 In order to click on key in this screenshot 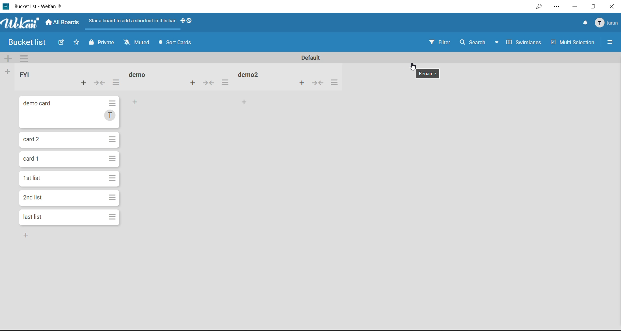, I will do `click(539, 7)`.